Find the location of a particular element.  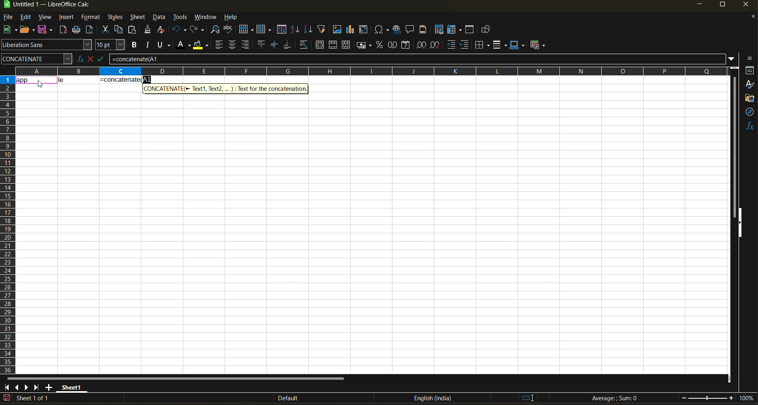

wrap text is located at coordinates (303, 45).